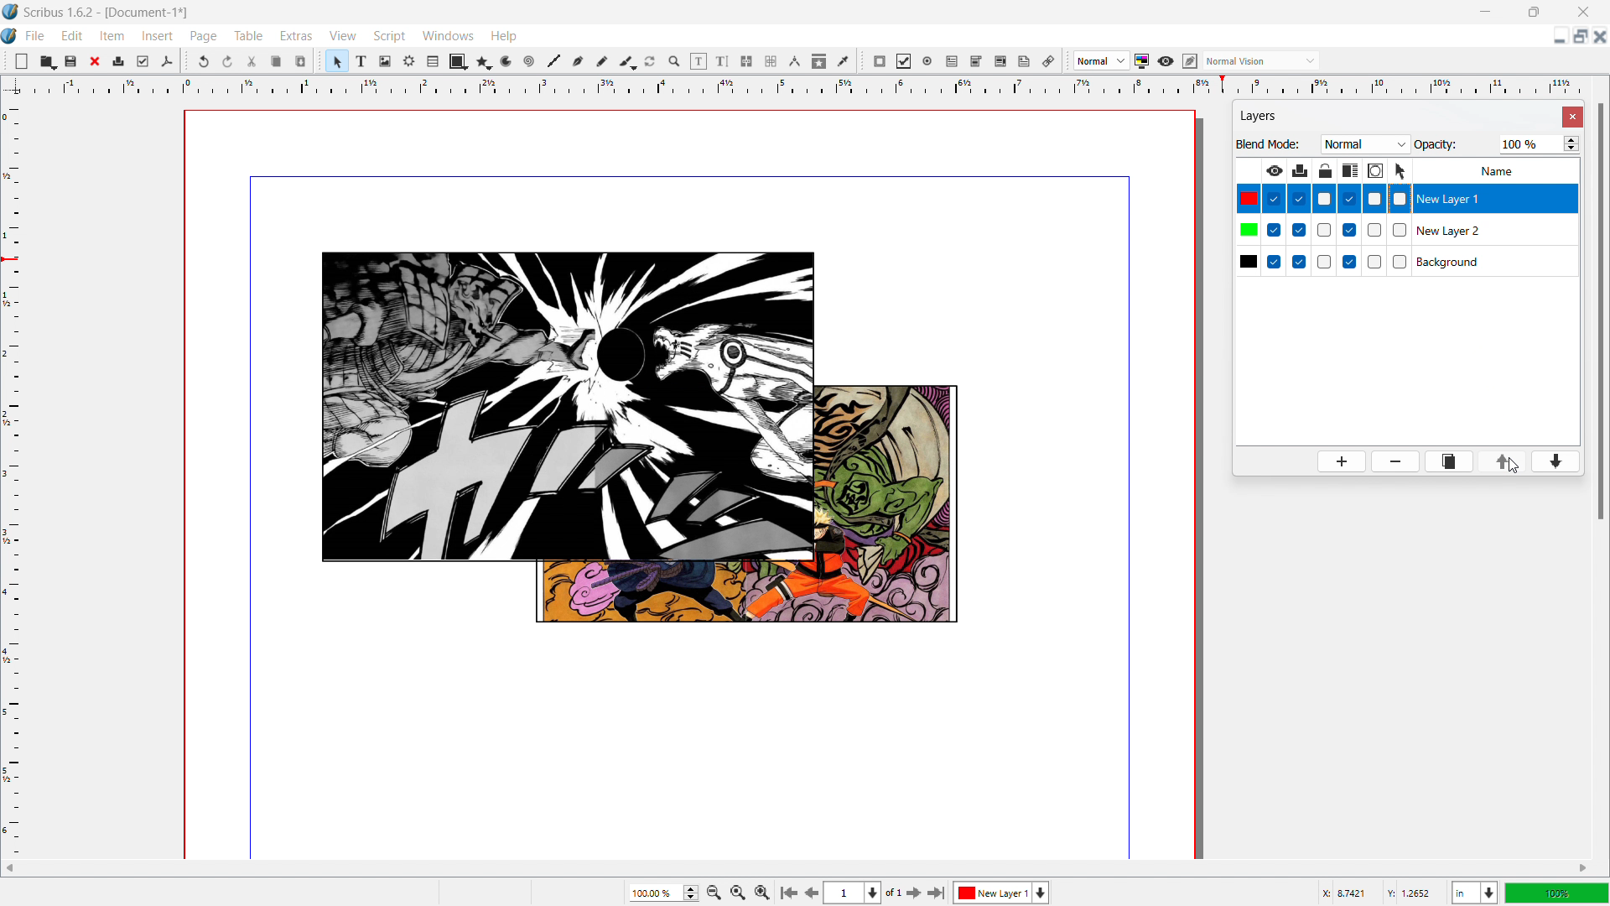 The width and height of the screenshot is (1610, 906). I want to click on maximize window, so click(1531, 11).